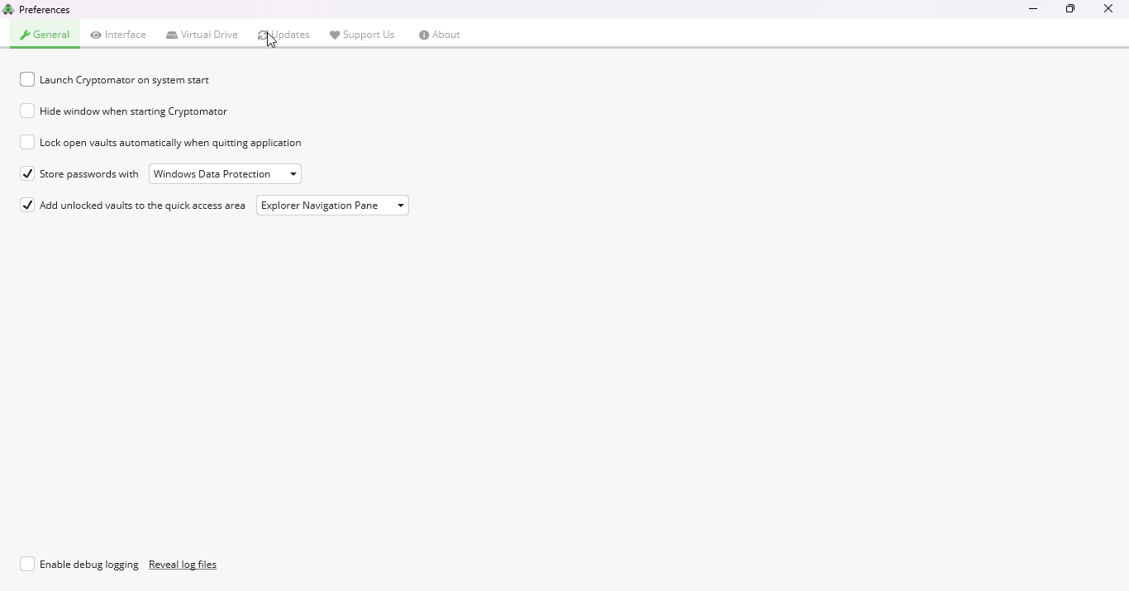 This screenshot has height=591, width=1129. Describe the element at coordinates (119, 34) in the screenshot. I see `interface` at that location.